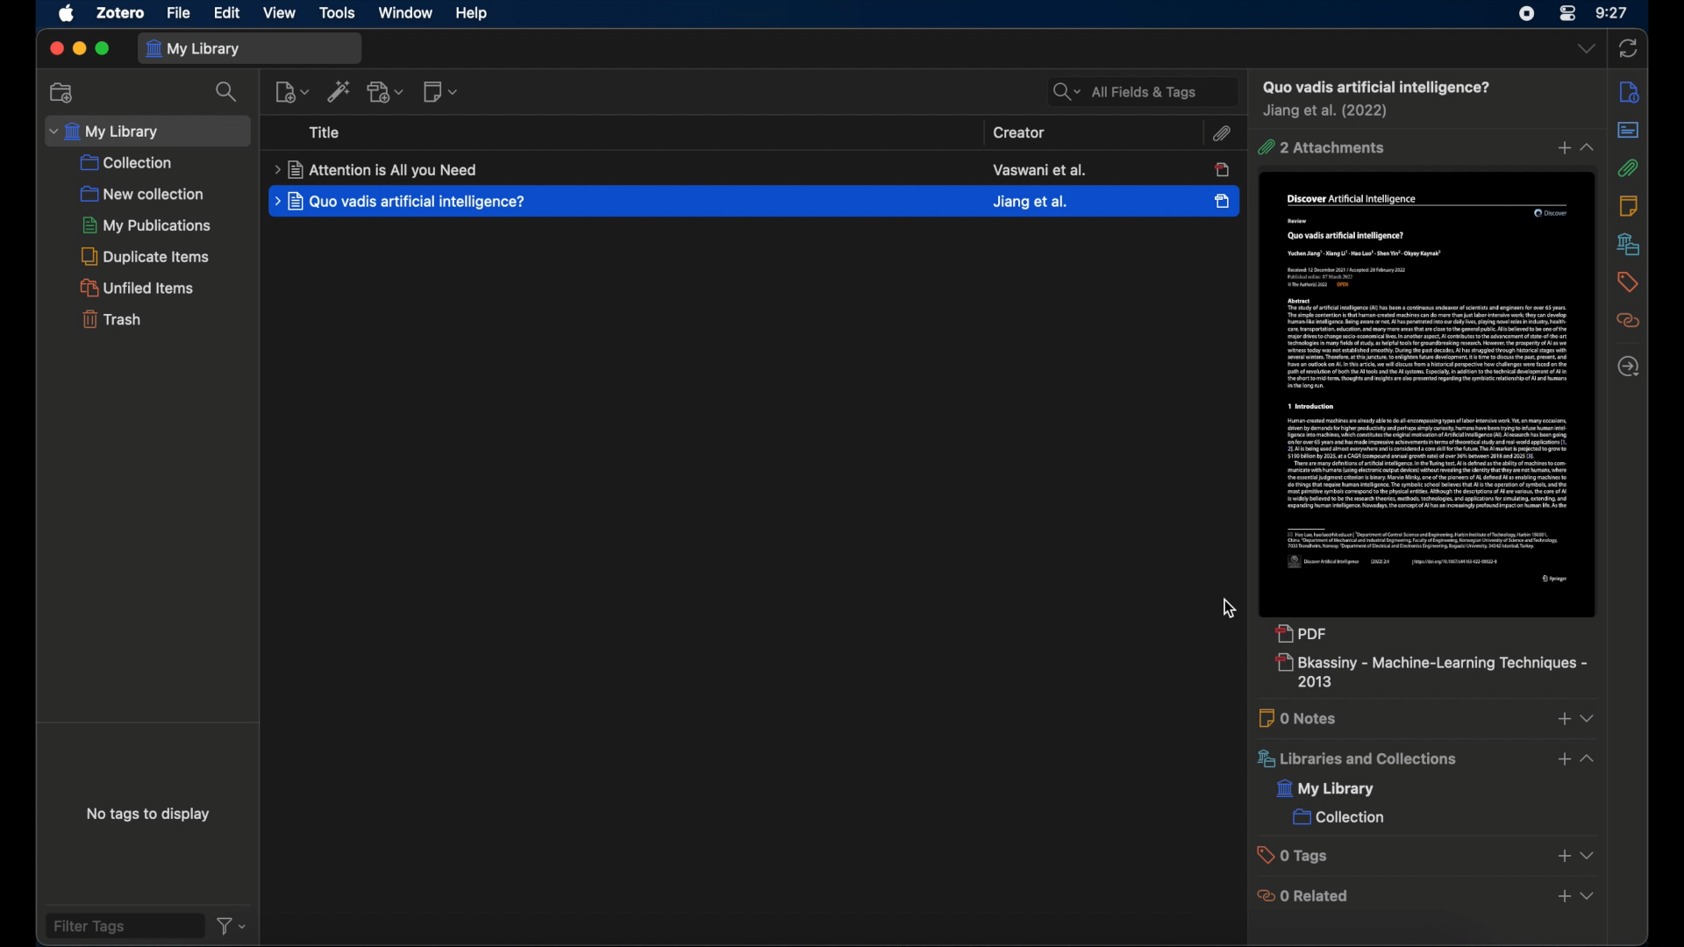  What do you see at coordinates (339, 13) in the screenshot?
I see `tools` at bounding box center [339, 13].